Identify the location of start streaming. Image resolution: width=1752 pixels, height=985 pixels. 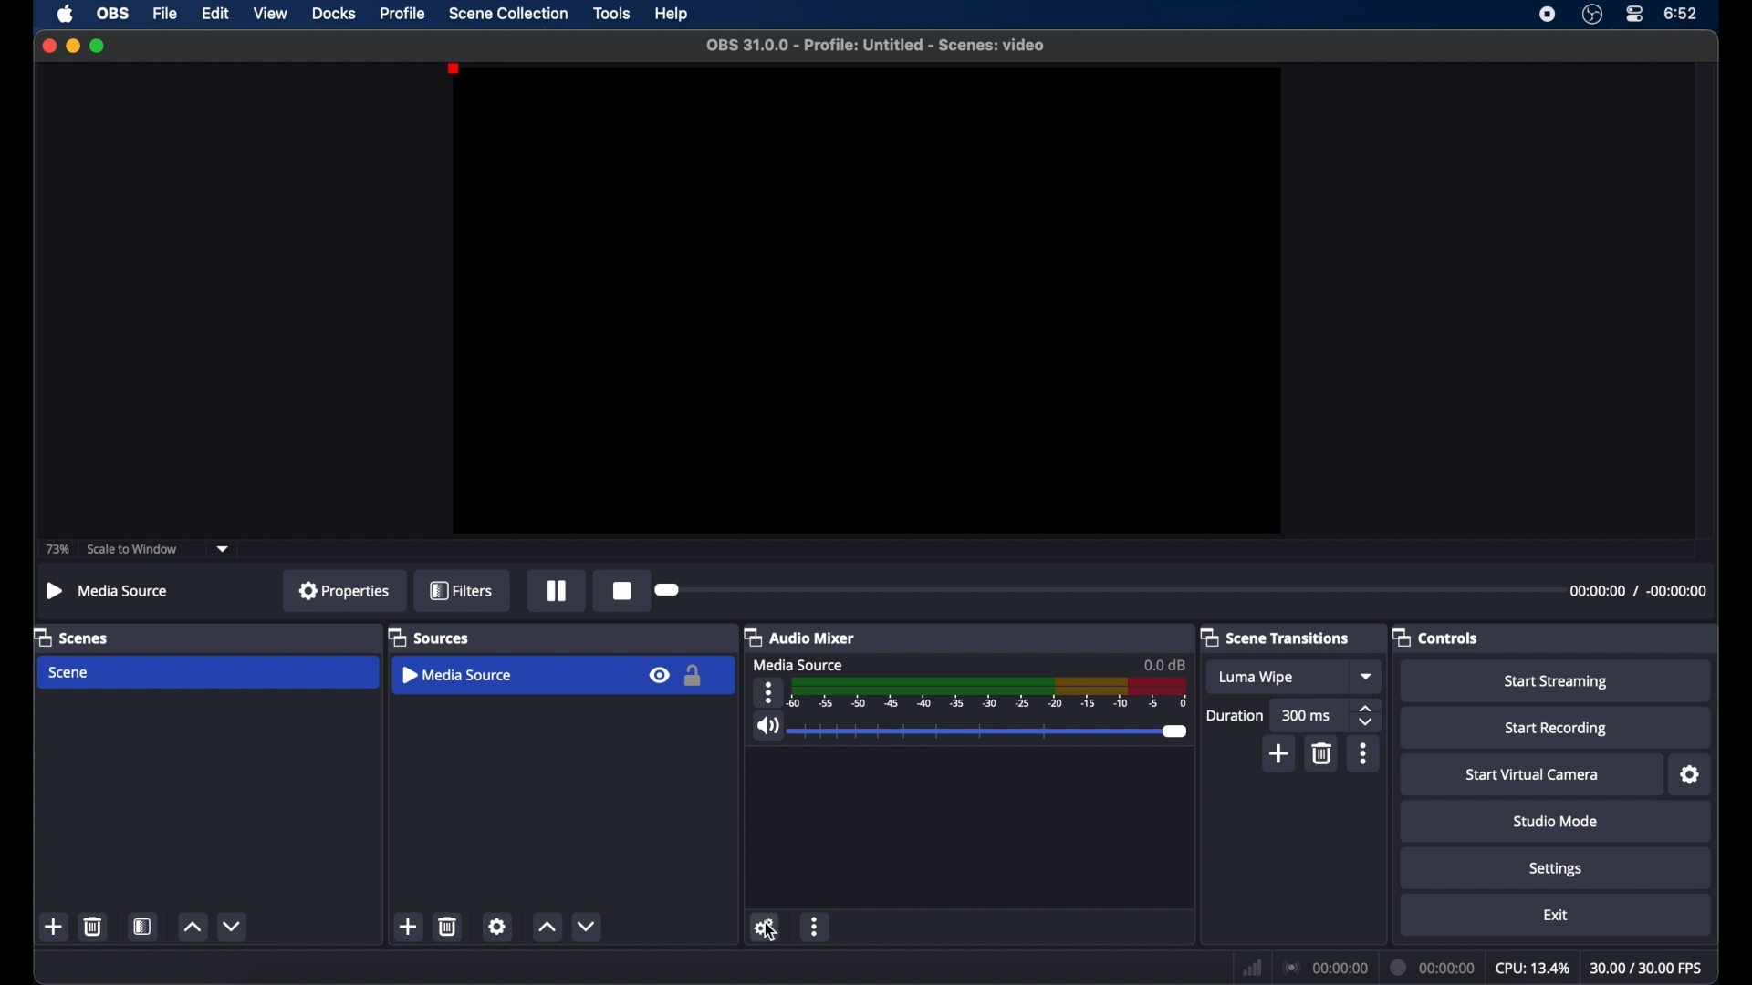
(1557, 682).